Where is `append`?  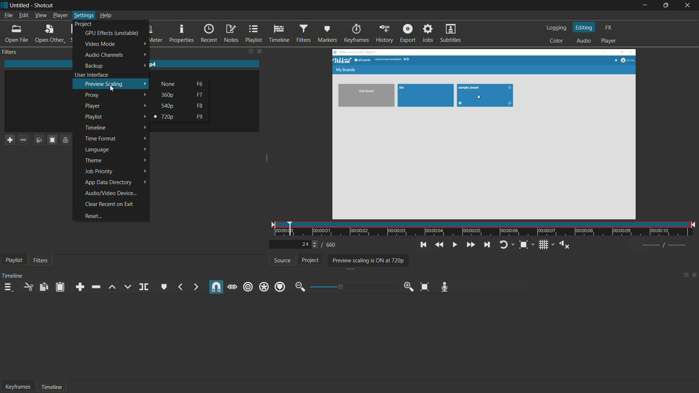
append is located at coordinates (80, 287).